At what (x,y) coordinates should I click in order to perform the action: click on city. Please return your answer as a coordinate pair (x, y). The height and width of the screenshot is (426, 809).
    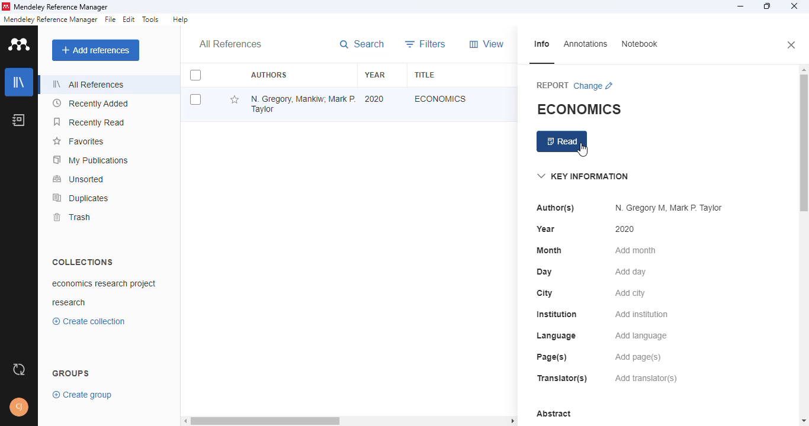
    Looking at the image, I should click on (544, 293).